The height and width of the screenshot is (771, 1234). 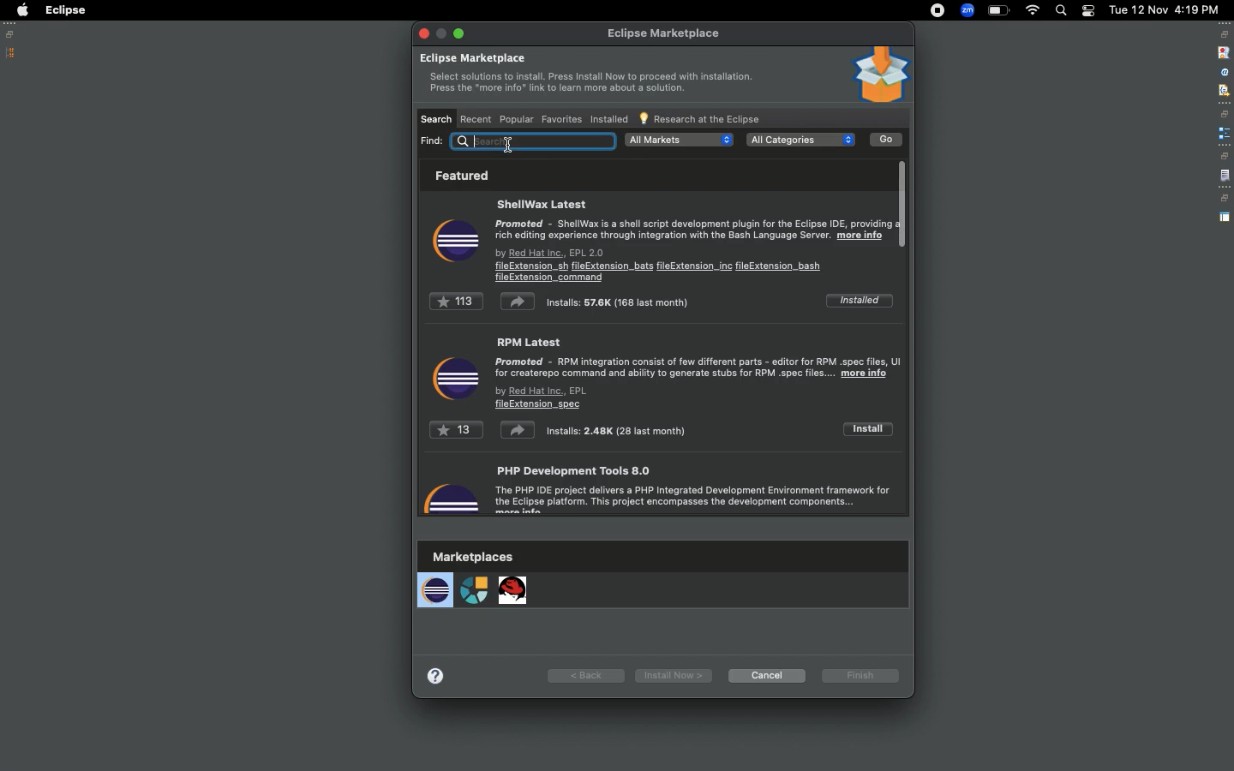 What do you see at coordinates (11, 53) in the screenshot?
I see `Package explorer` at bounding box center [11, 53].